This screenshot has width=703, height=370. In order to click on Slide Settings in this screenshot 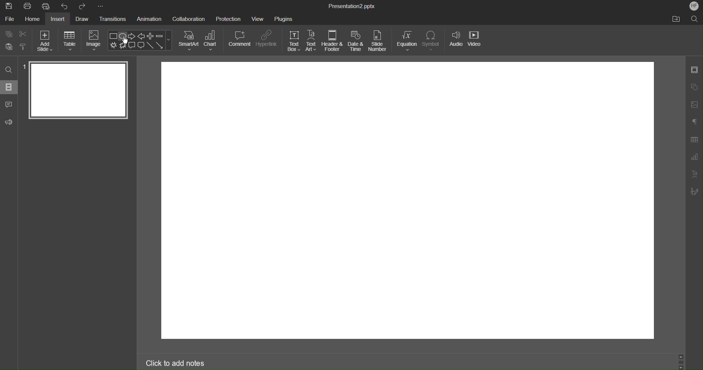, I will do `click(694, 71)`.